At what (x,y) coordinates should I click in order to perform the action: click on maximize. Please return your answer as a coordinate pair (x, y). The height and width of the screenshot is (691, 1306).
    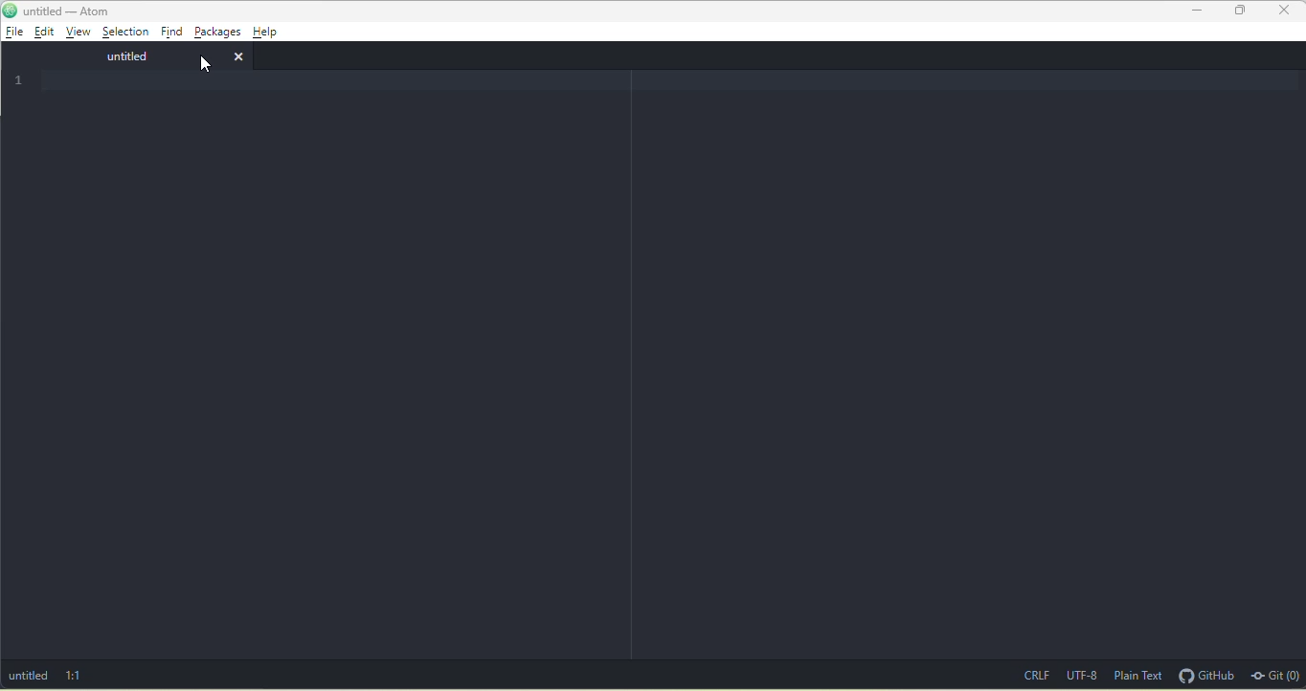
    Looking at the image, I should click on (1238, 11).